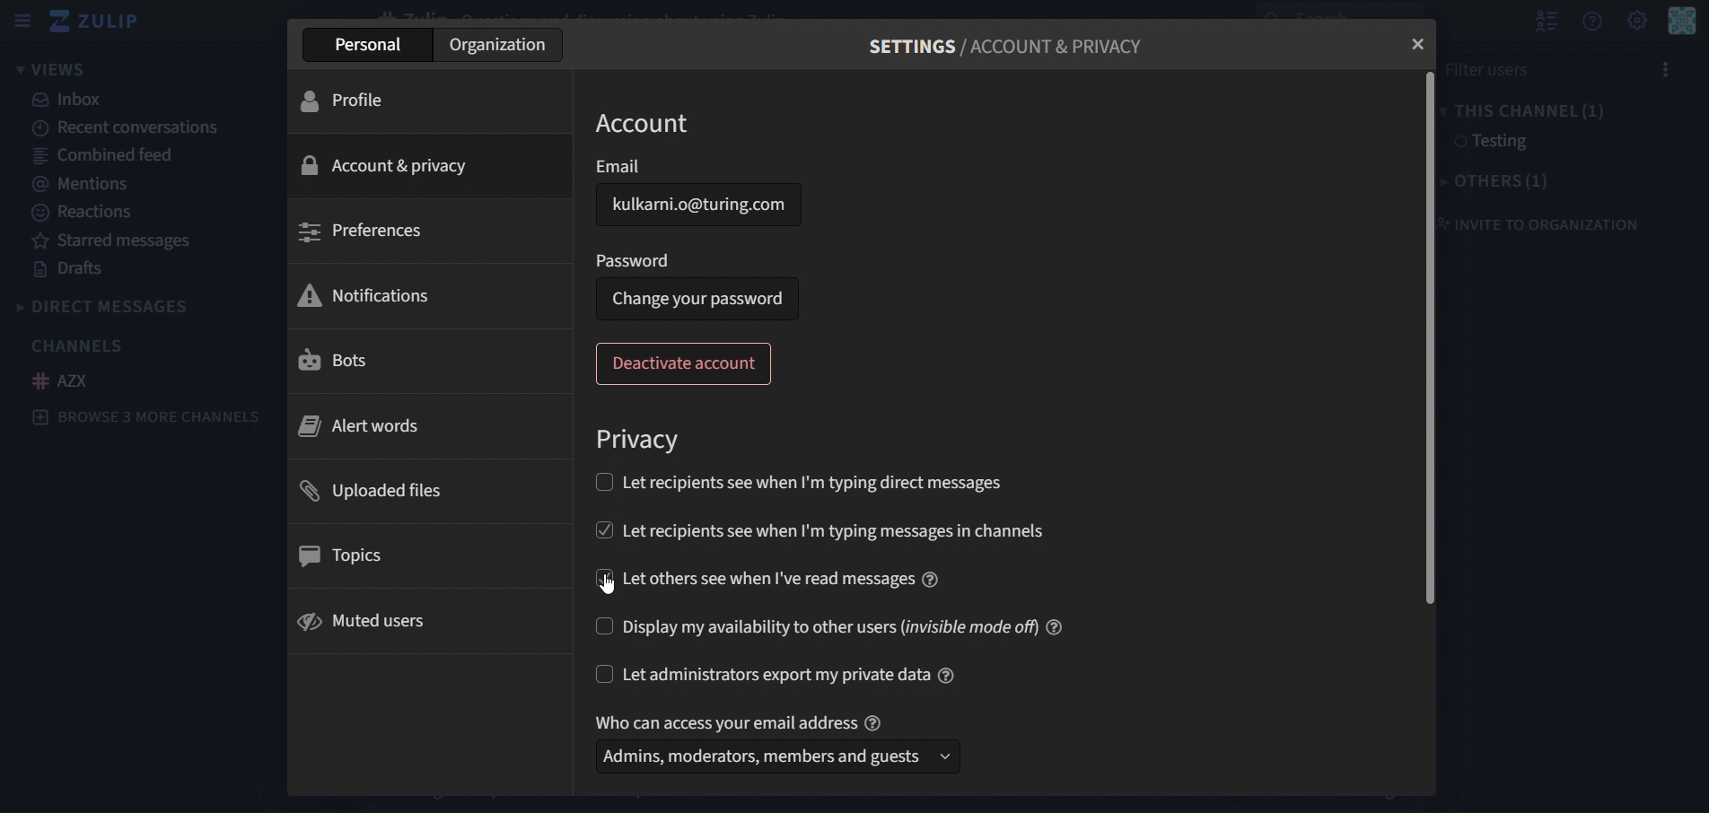 This screenshot has height=813, width=1709. I want to click on check box, so click(600, 628).